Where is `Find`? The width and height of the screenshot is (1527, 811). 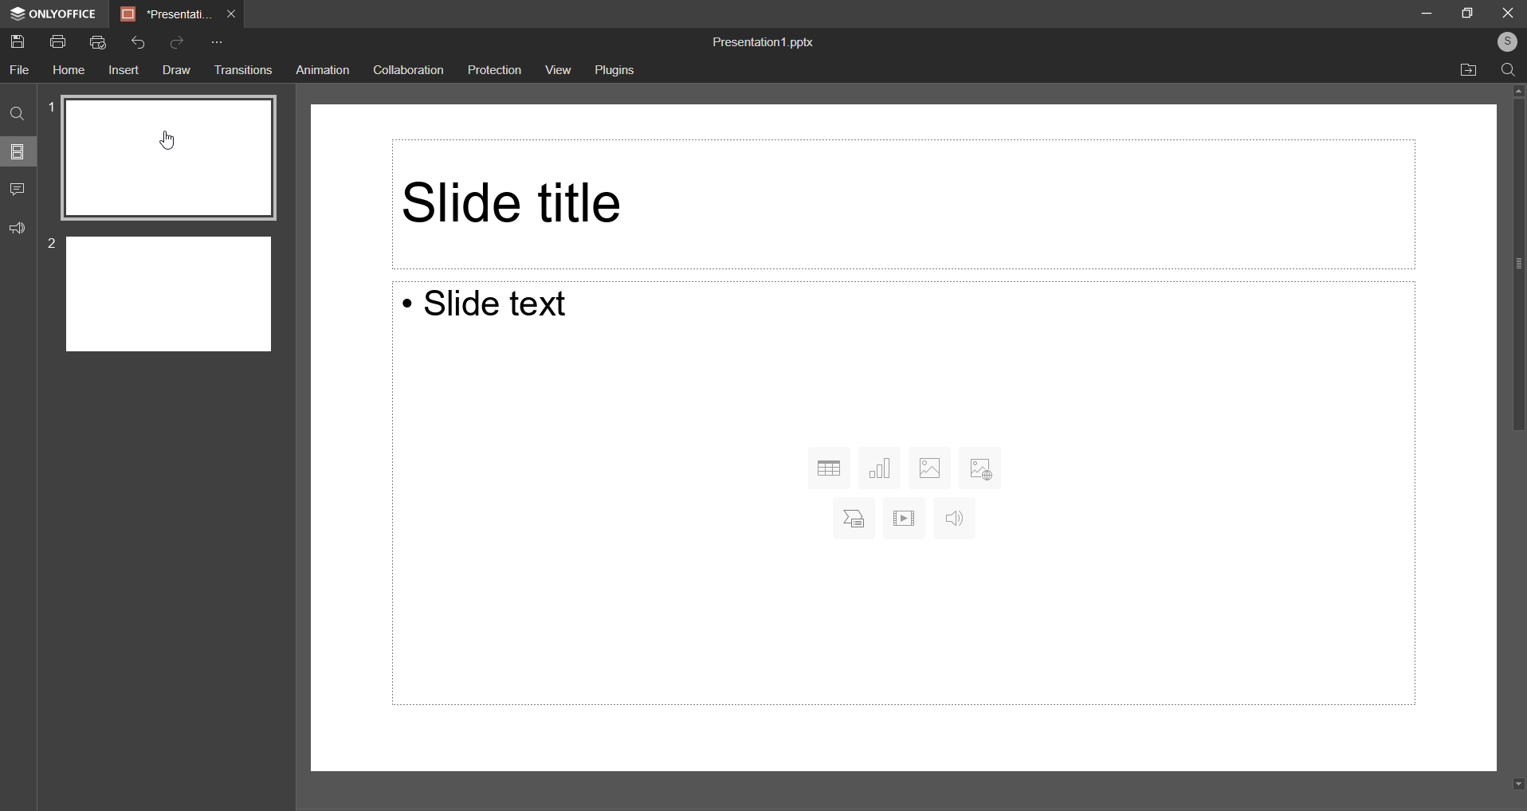 Find is located at coordinates (18, 116).